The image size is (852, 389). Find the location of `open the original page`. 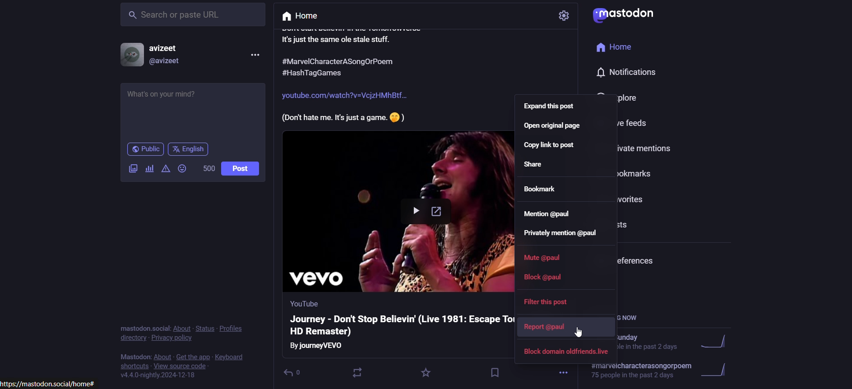

open the original page is located at coordinates (554, 128).